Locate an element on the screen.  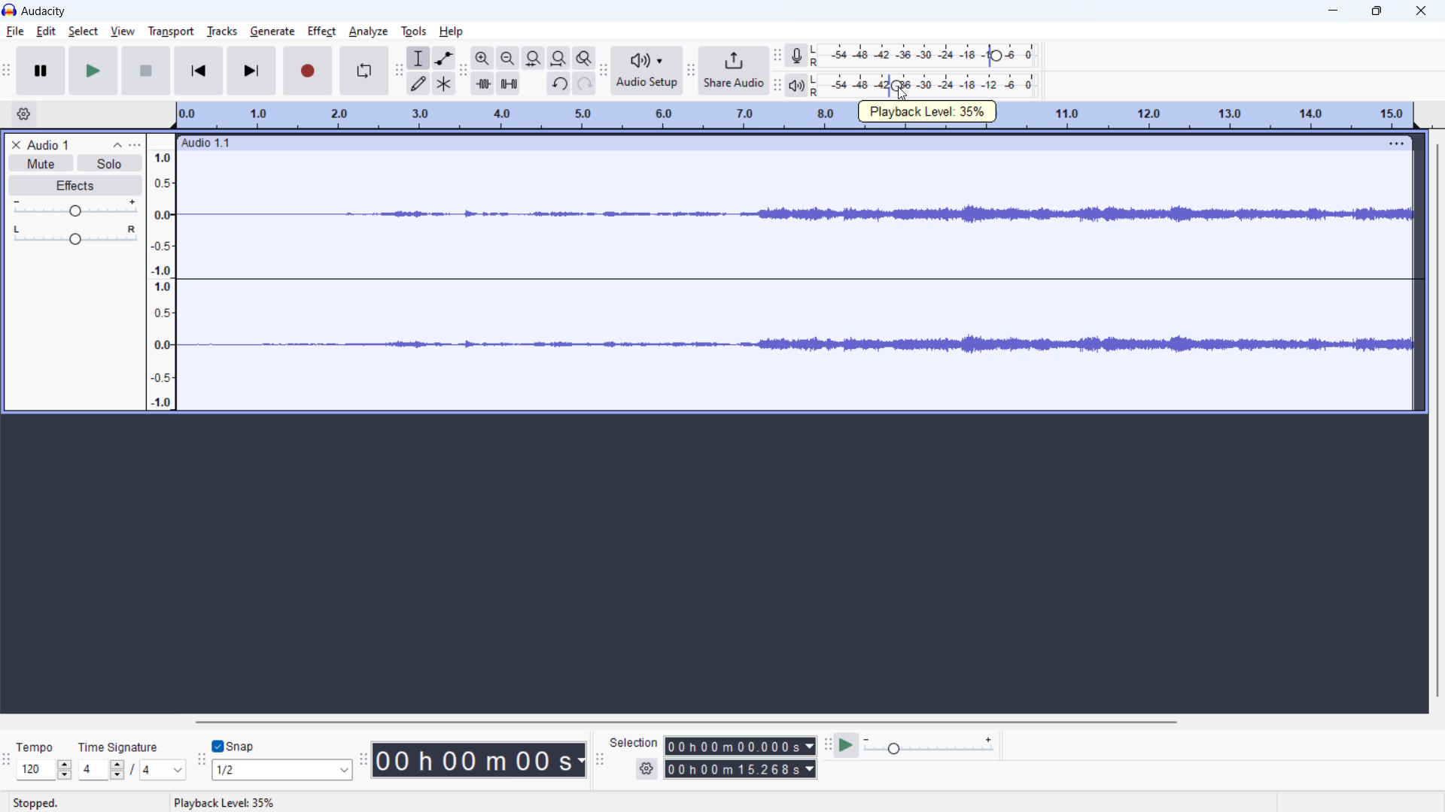
start time is located at coordinates (738, 745).